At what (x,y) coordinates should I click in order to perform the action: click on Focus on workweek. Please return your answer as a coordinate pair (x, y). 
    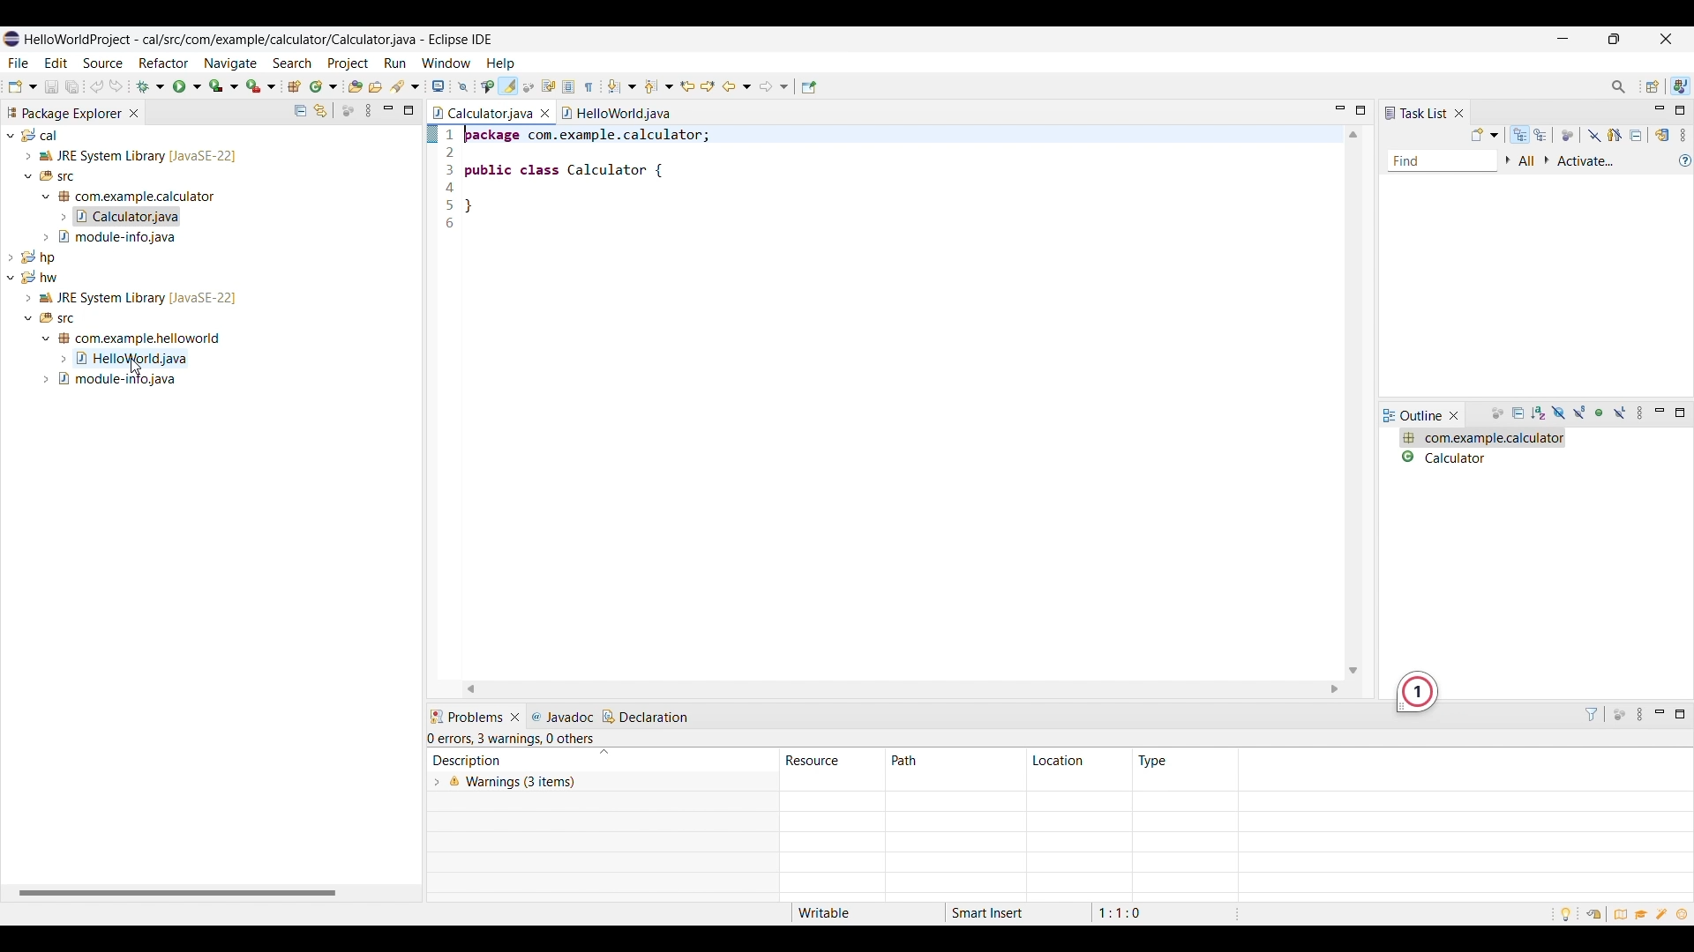
    Looking at the image, I should click on (1568, 136).